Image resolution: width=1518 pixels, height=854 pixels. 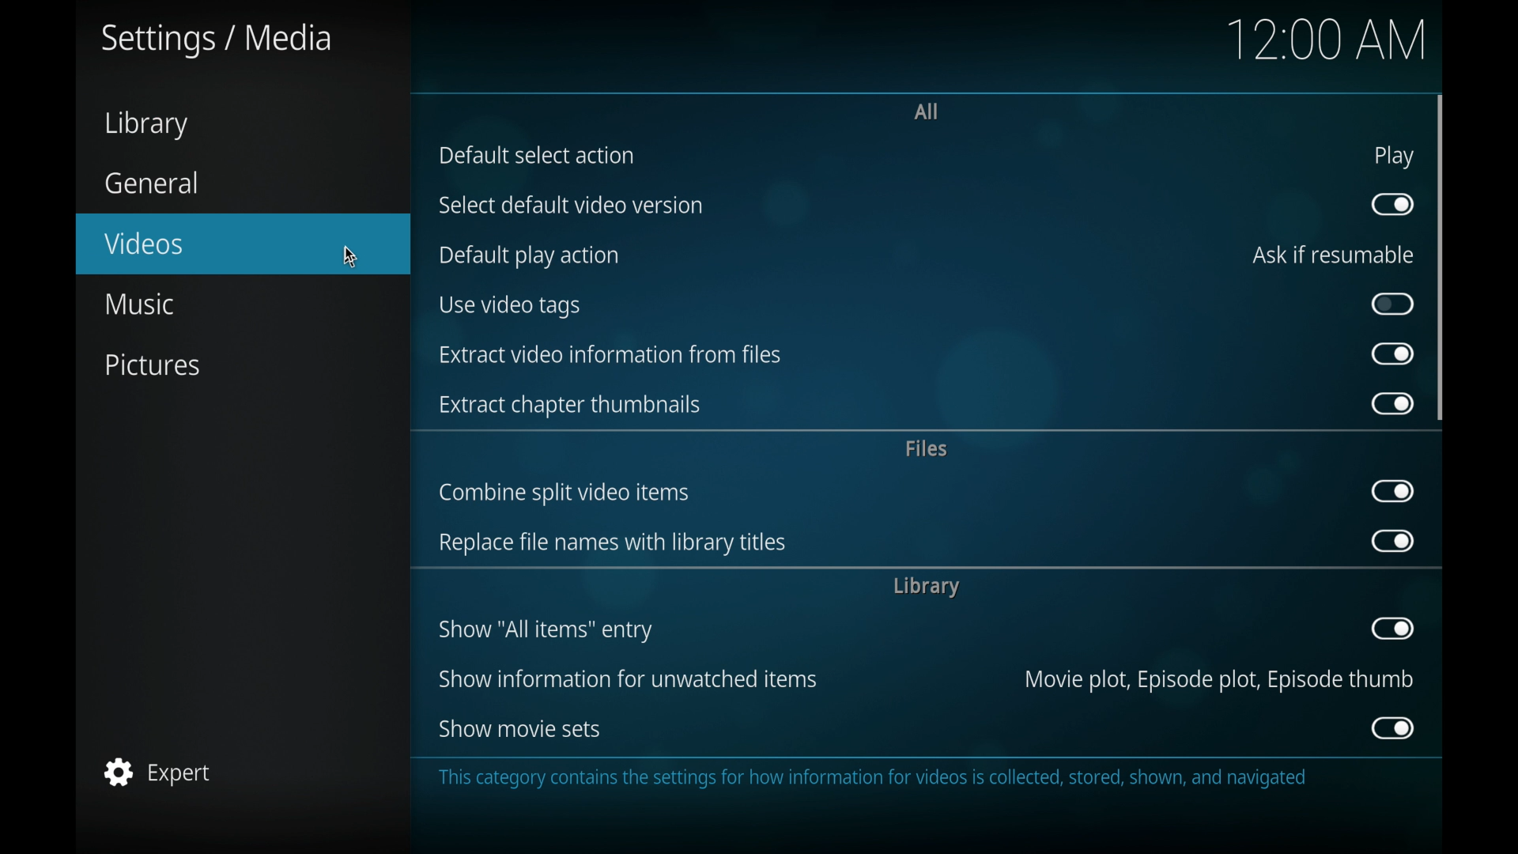 What do you see at coordinates (1391, 403) in the screenshot?
I see `toggle button` at bounding box center [1391, 403].